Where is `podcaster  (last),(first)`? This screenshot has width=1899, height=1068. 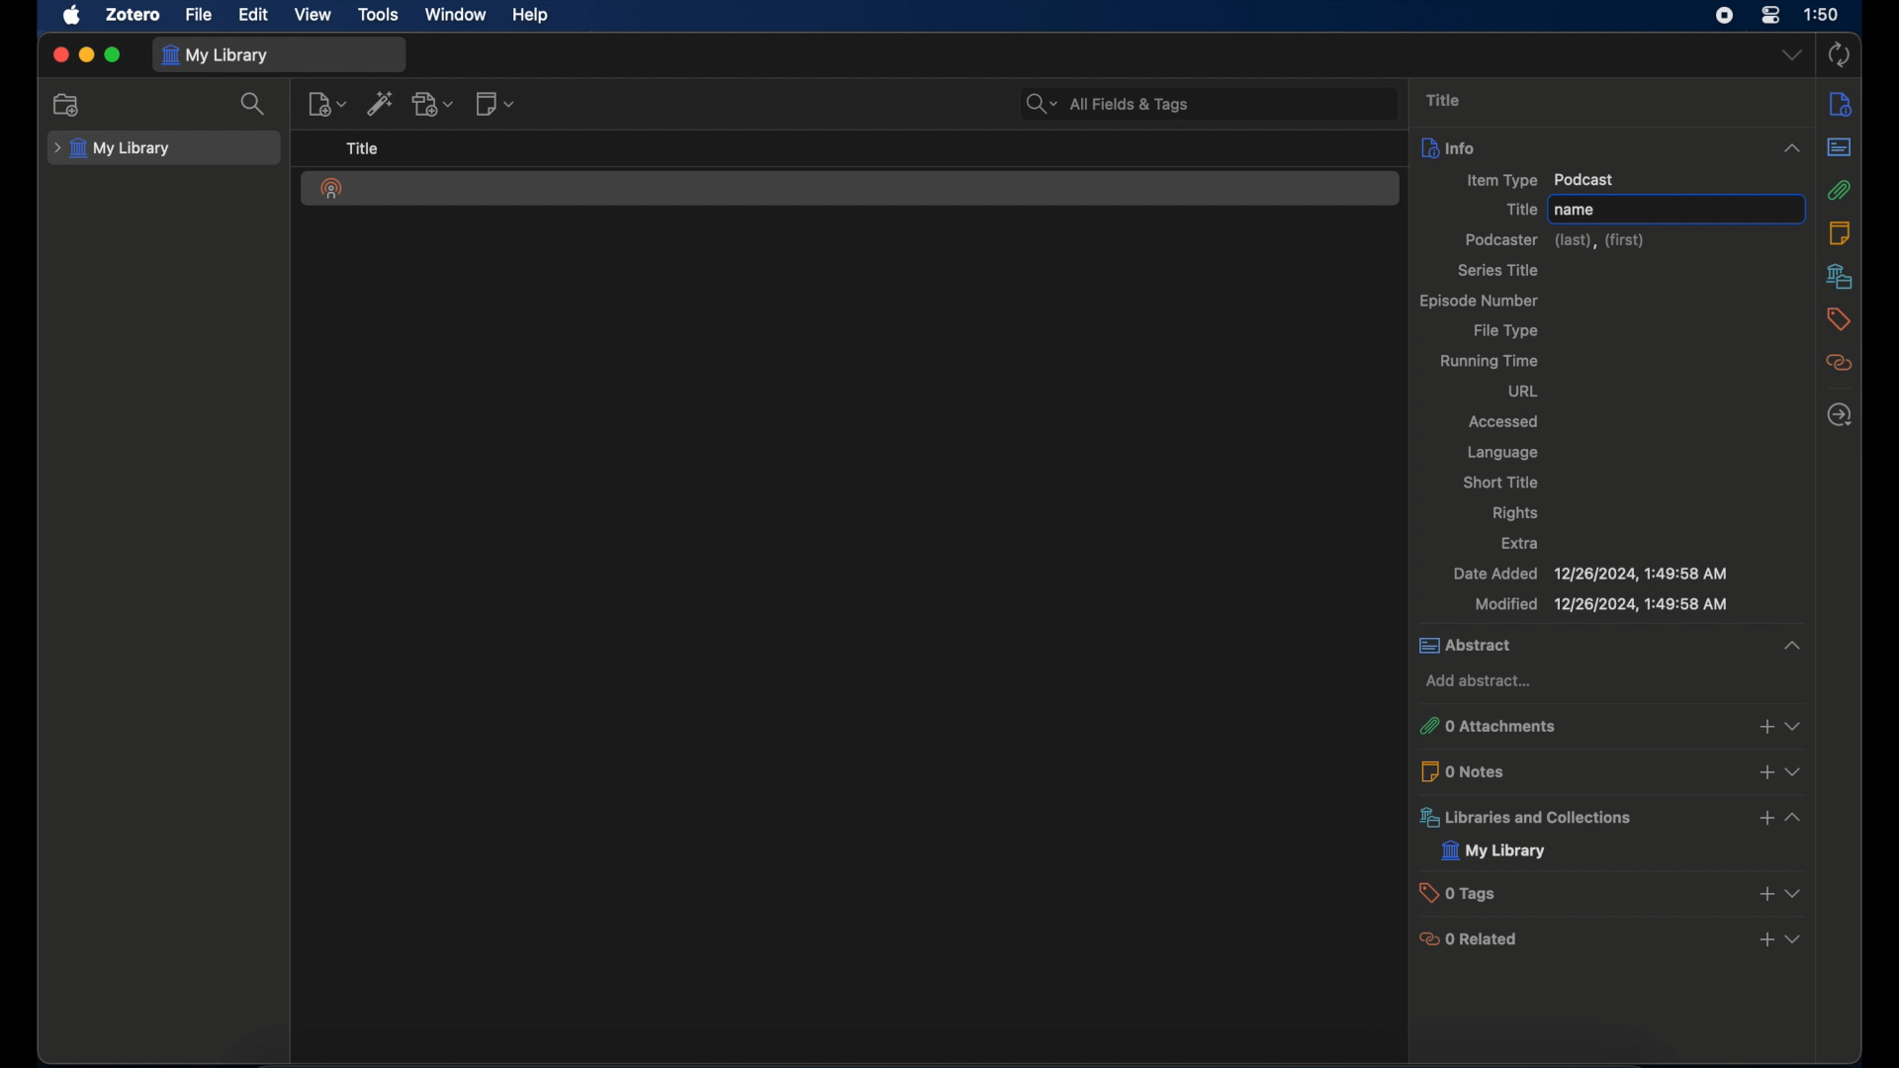
podcaster  (last),(first) is located at coordinates (1555, 239).